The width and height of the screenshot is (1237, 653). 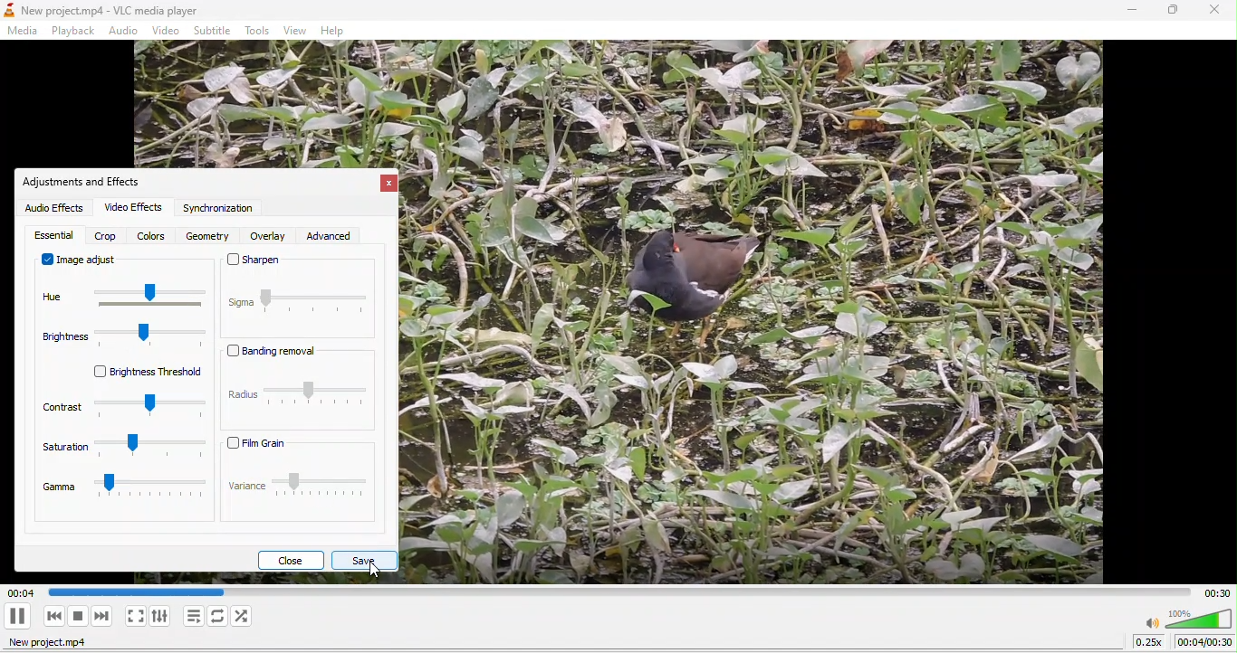 I want to click on Play duration, so click(x=1215, y=591).